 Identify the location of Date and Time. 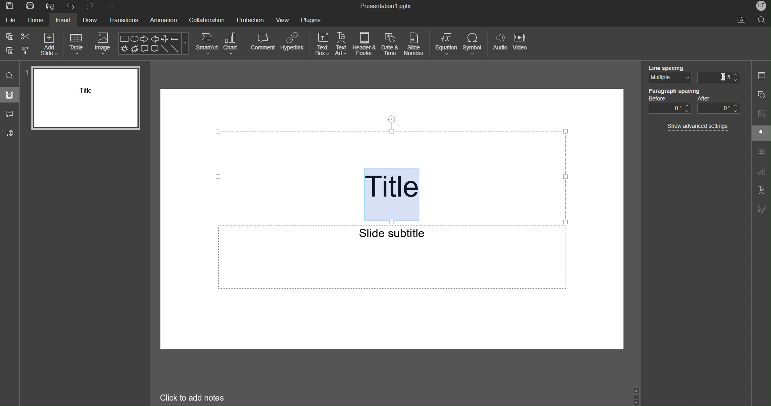
(391, 45).